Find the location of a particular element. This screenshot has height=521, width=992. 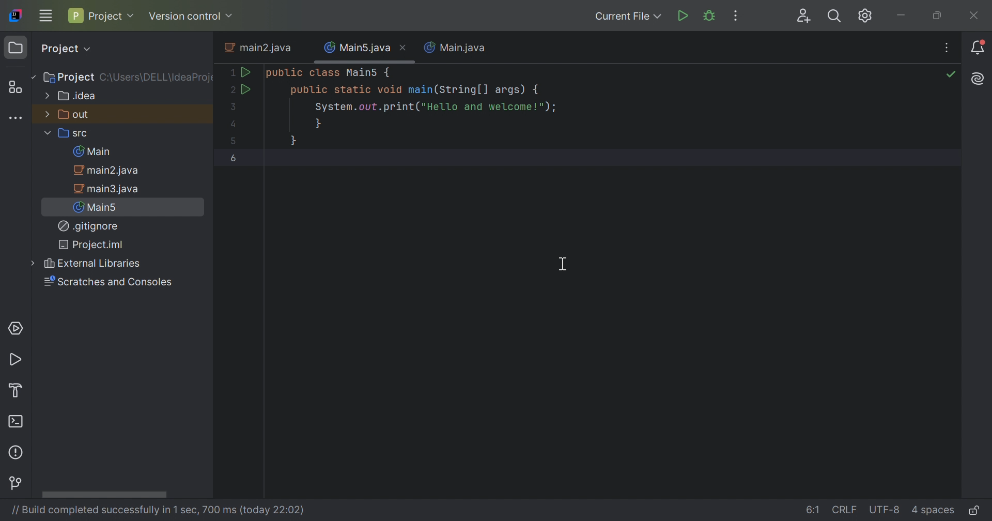

Build is located at coordinates (20, 389).